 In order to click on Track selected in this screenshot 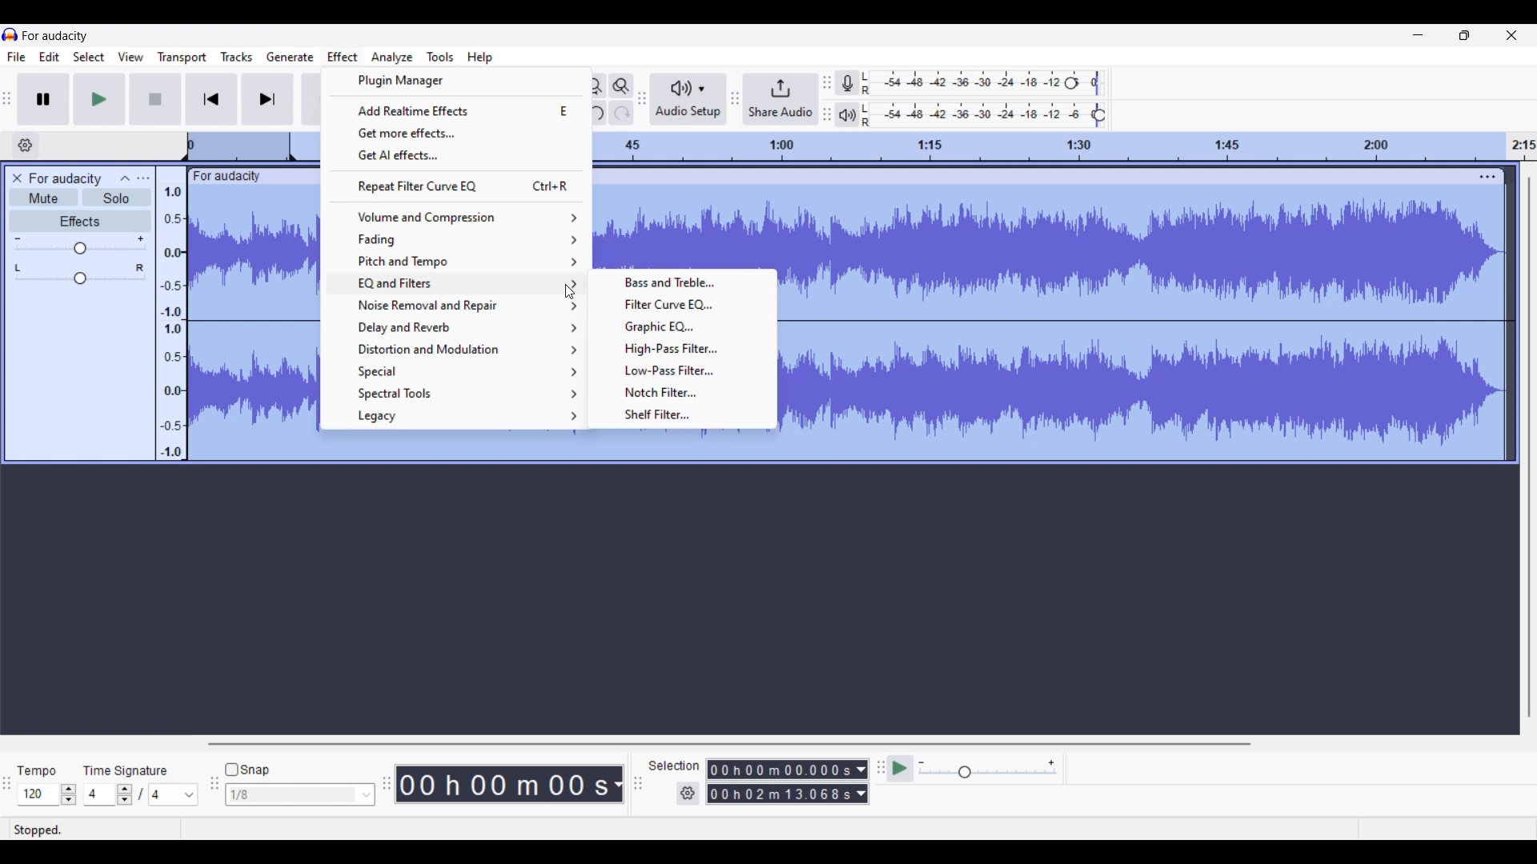, I will do `click(684, 226)`.